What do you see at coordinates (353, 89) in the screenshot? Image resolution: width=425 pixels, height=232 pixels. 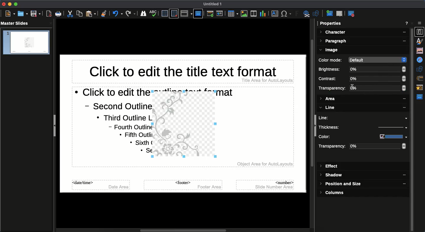 I see `text cursor` at bounding box center [353, 89].